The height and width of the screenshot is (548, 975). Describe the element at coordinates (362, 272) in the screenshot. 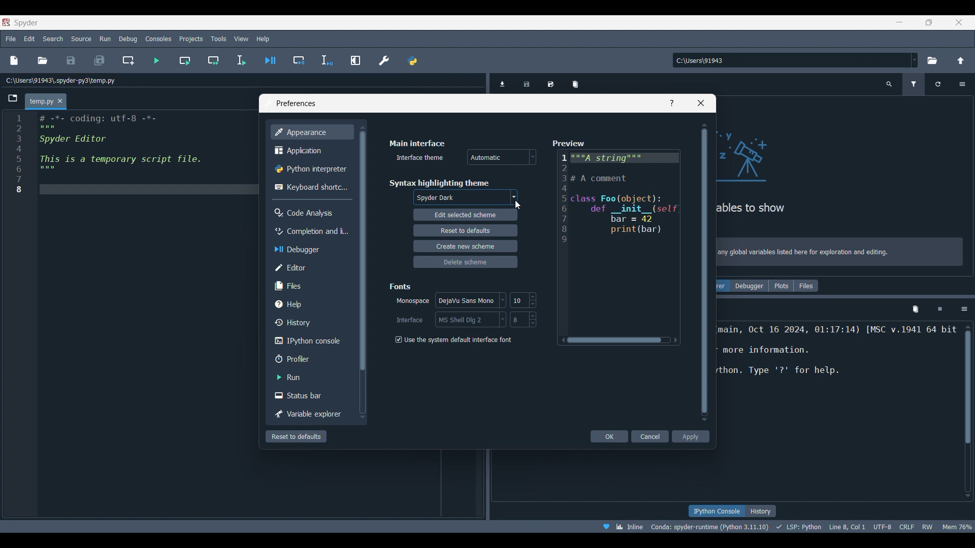

I see `Vertical slide bar` at that location.